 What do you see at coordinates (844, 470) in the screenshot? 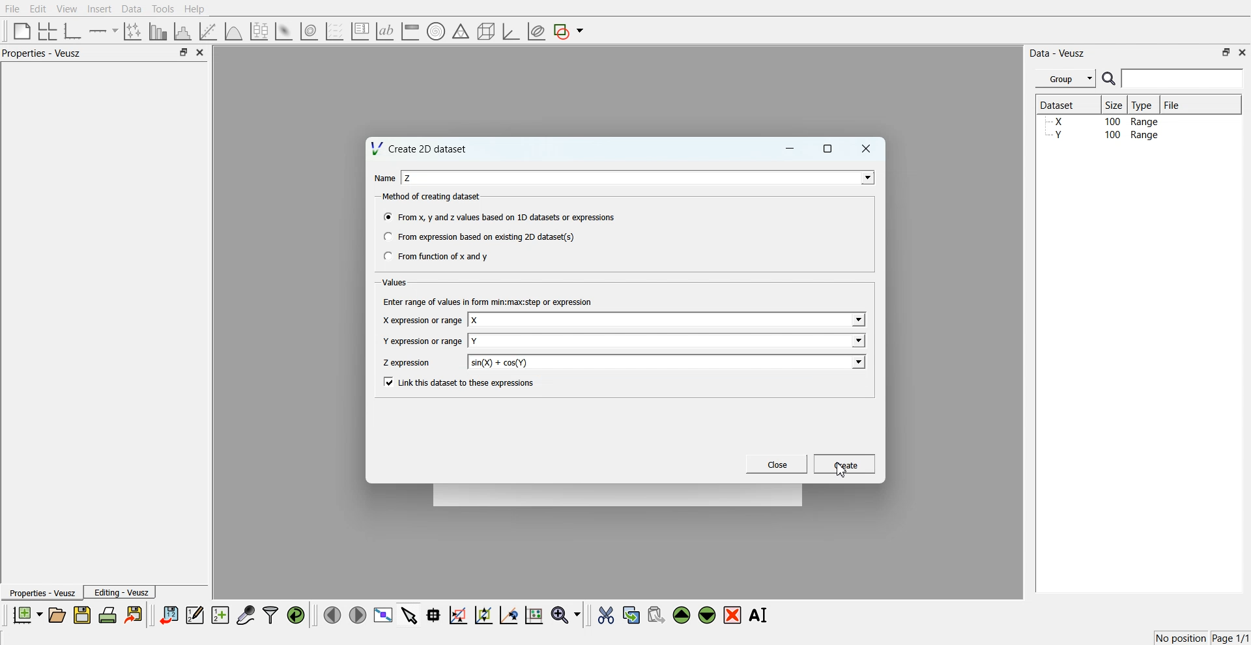
I see `Cursor` at bounding box center [844, 470].